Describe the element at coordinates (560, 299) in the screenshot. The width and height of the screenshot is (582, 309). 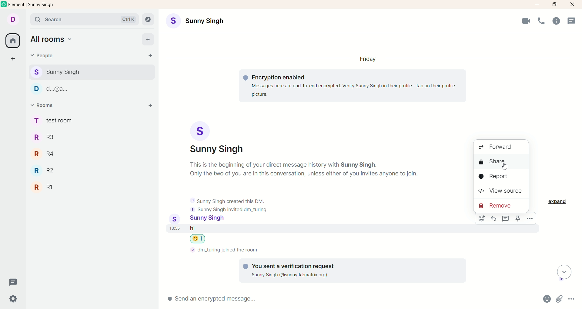
I see `attachments` at that location.